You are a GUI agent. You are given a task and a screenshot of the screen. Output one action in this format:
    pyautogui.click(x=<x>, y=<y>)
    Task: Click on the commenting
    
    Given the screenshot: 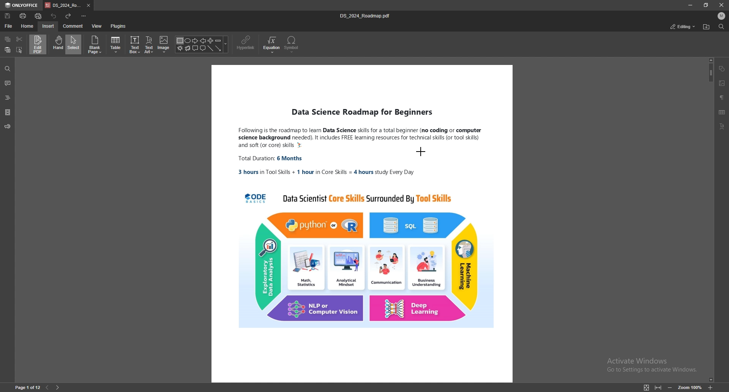 What is the action you would take?
    pyautogui.click(x=677, y=26)
    